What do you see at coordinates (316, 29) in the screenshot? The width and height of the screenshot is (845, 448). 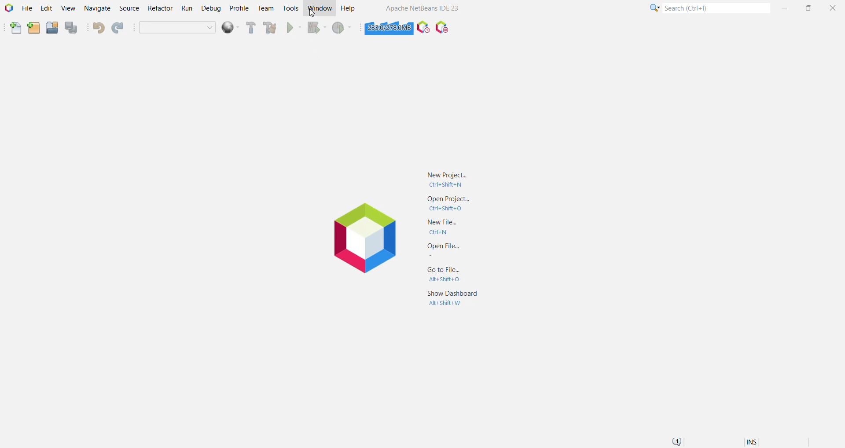 I see `Debug Project` at bounding box center [316, 29].